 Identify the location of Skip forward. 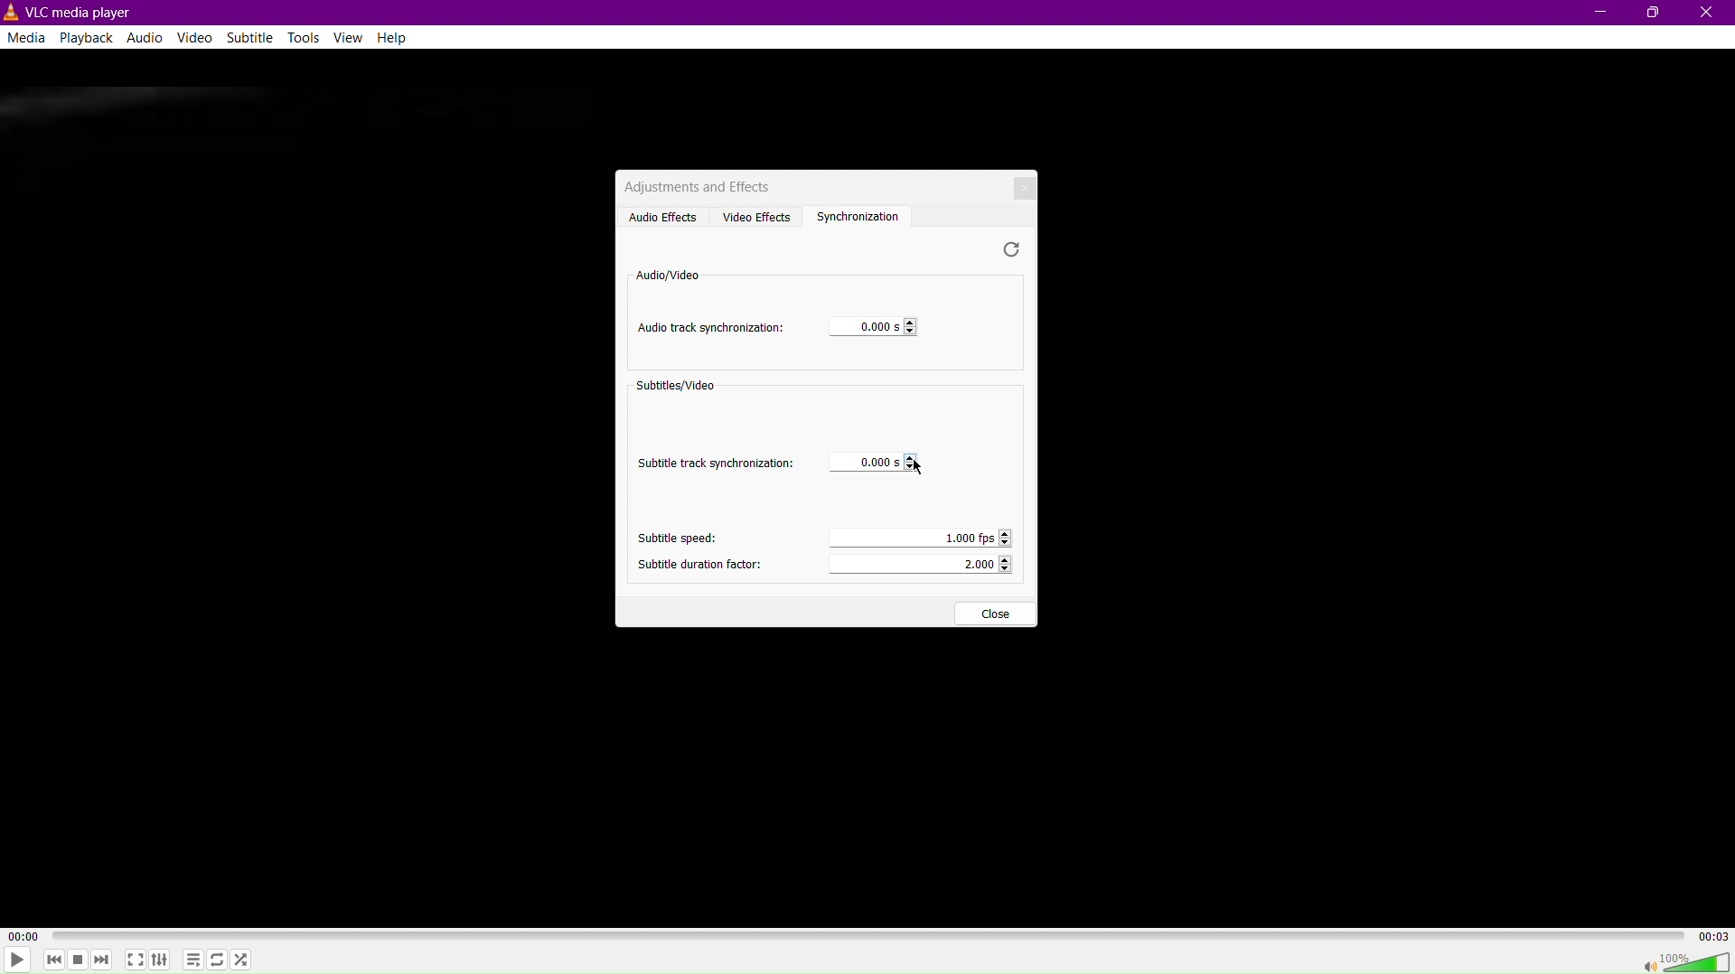
(102, 959).